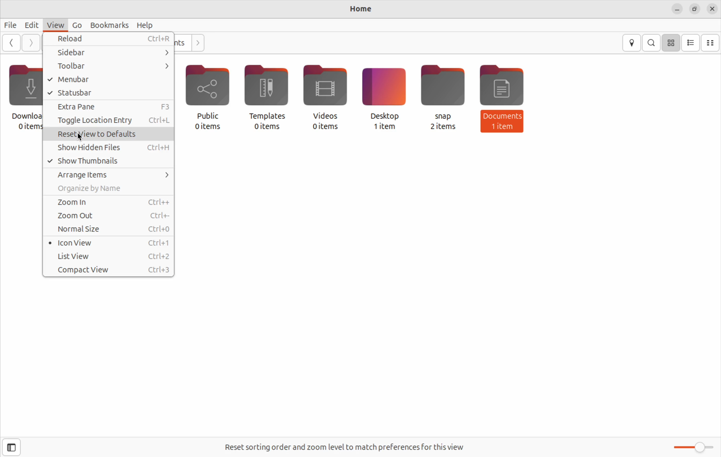  What do you see at coordinates (31, 25) in the screenshot?
I see `Edit` at bounding box center [31, 25].